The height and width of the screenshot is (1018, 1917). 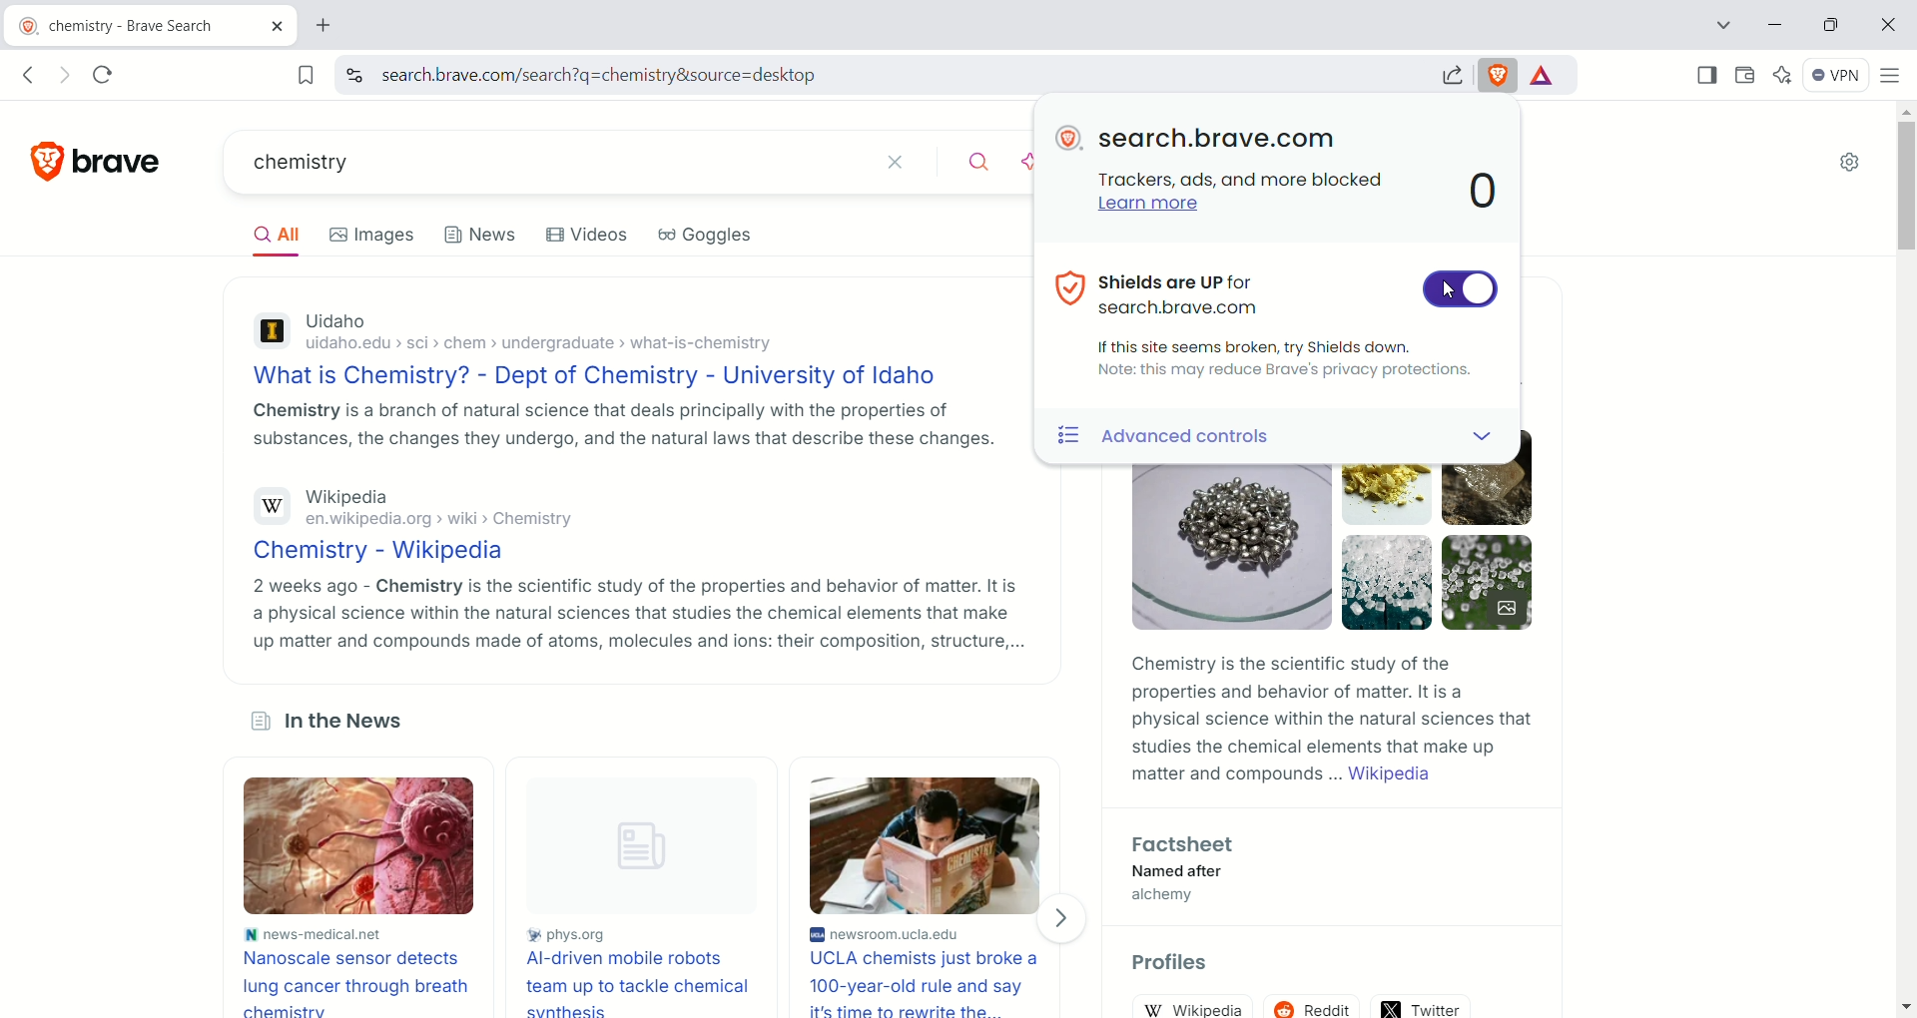 What do you see at coordinates (1284, 360) in the screenshot?
I see `If this site seems broken, try shields down. Note: this may reduce Brave's privacy protections.` at bounding box center [1284, 360].